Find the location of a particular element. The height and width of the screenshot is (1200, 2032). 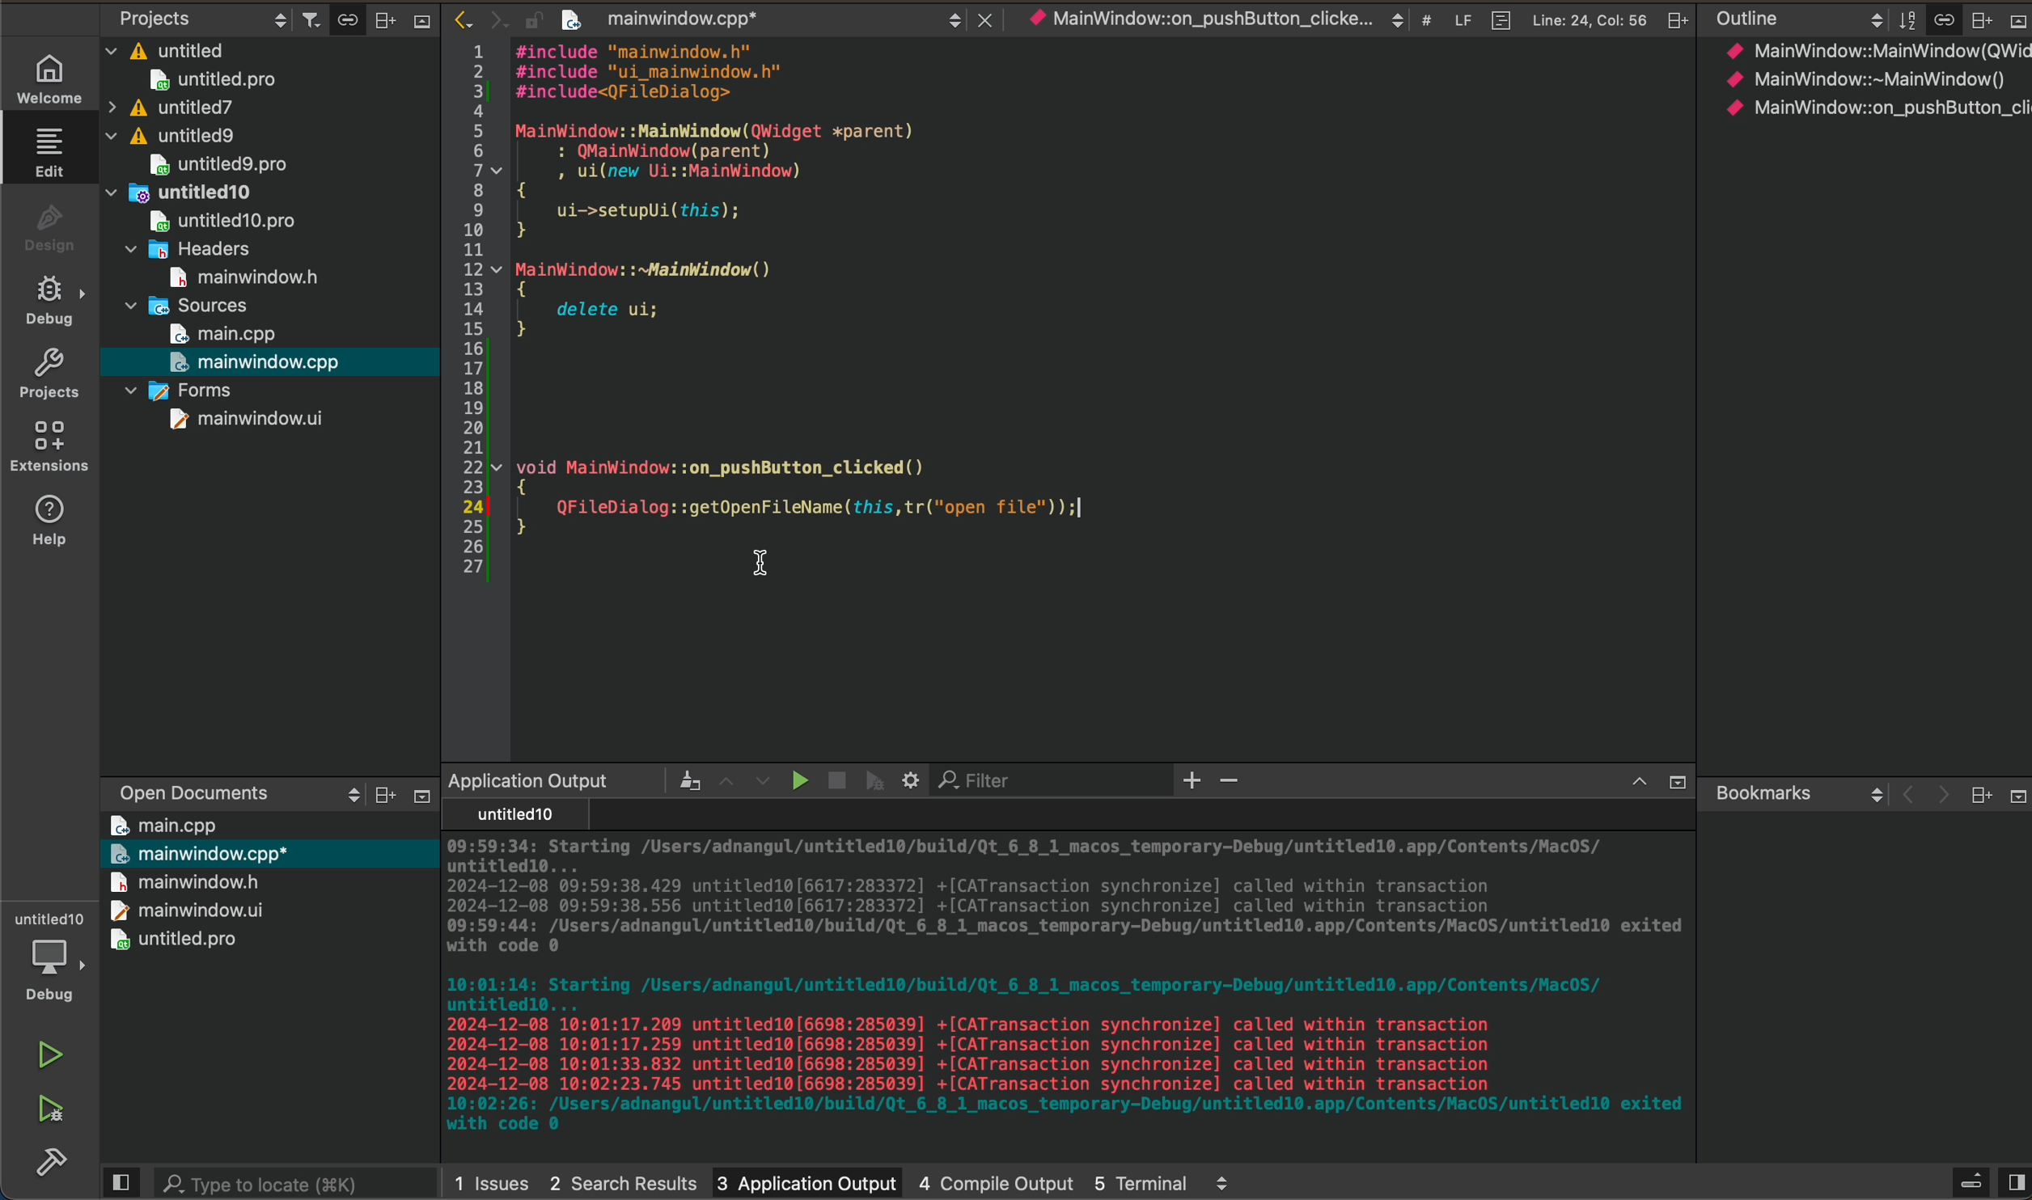

untitled7 is located at coordinates (170, 108).